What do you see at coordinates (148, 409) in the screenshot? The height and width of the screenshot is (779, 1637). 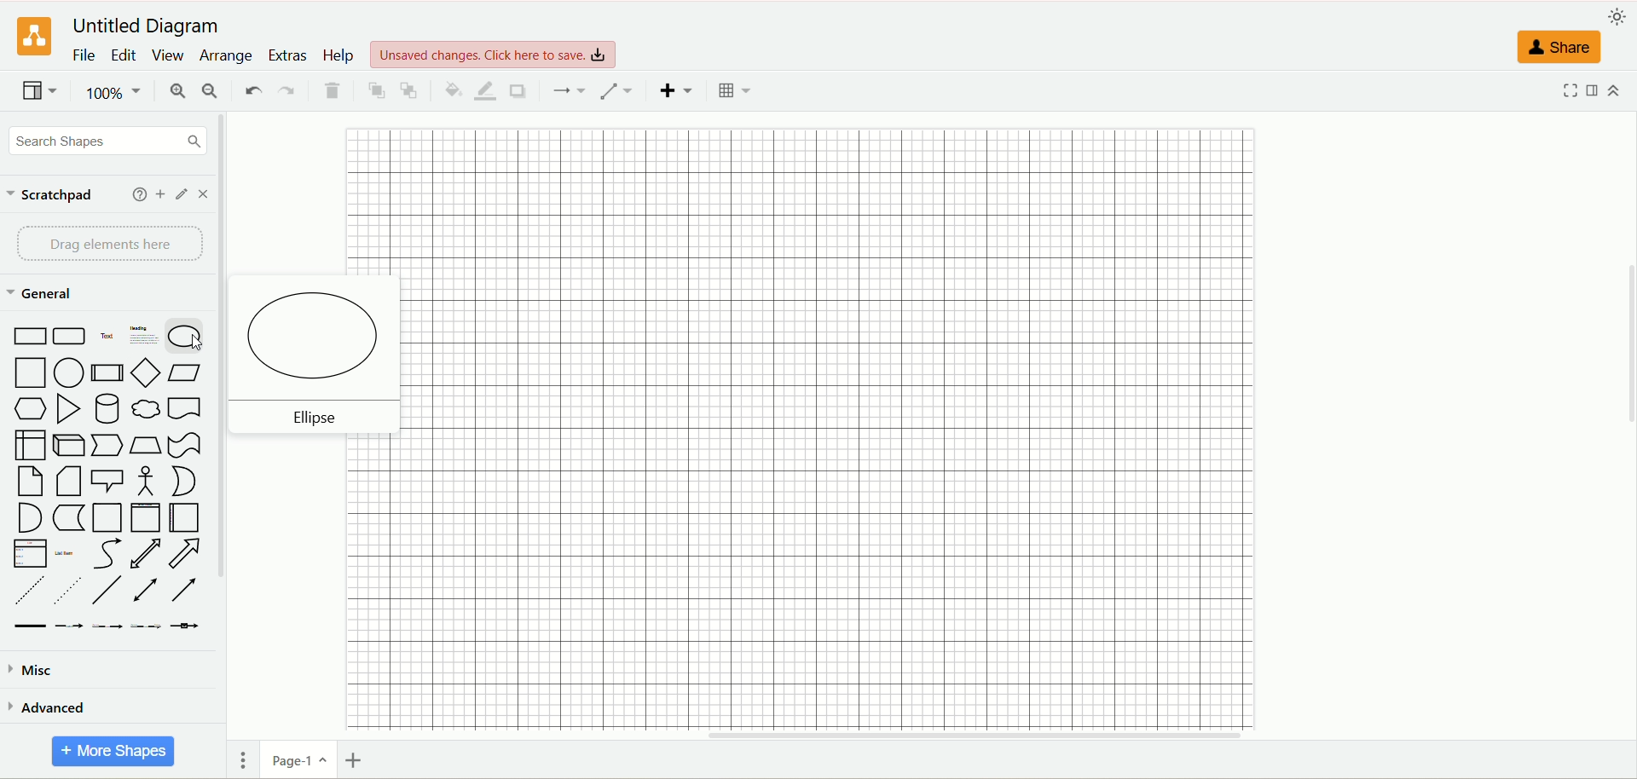 I see `cloud` at bounding box center [148, 409].